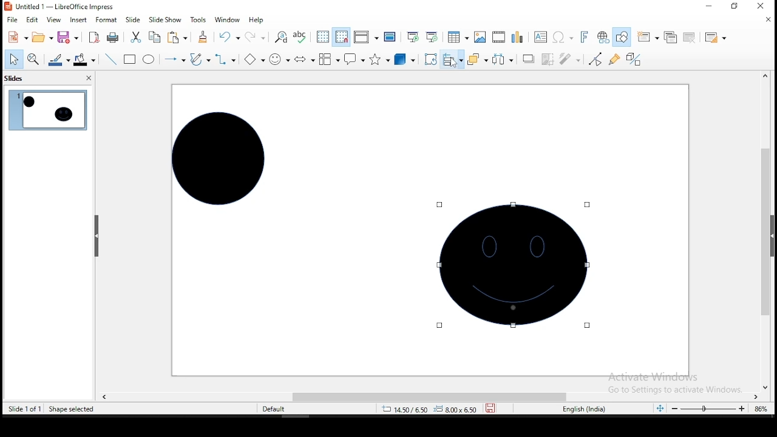 This screenshot has width=777, height=437. I want to click on paste, so click(177, 38).